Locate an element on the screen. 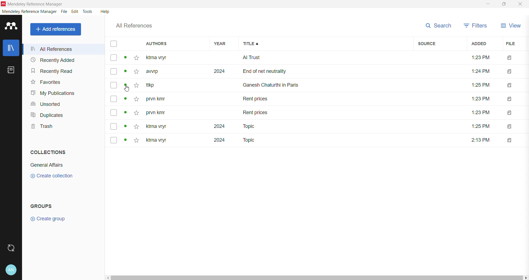  Added time of files is located at coordinates (485, 98).